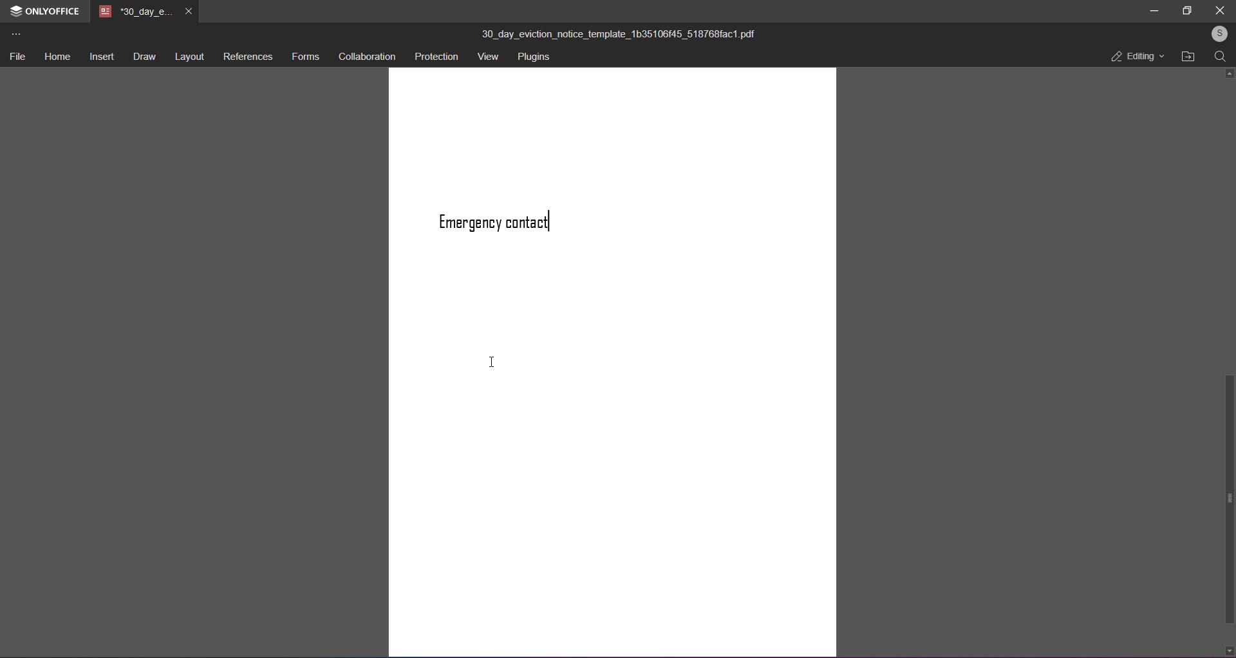 Image resolution: width=1236 pixels, height=658 pixels. What do you see at coordinates (144, 59) in the screenshot?
I see `draw` at bounding box center [144, 59].